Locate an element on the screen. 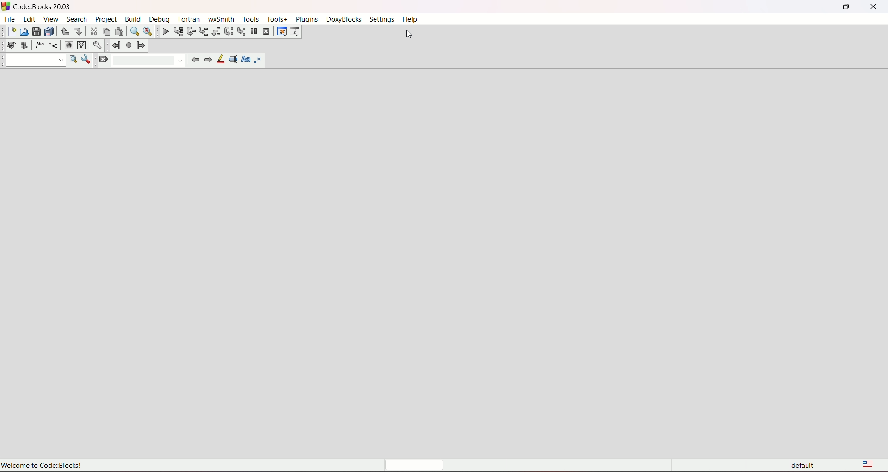  view is located at coordinates (49, 19).